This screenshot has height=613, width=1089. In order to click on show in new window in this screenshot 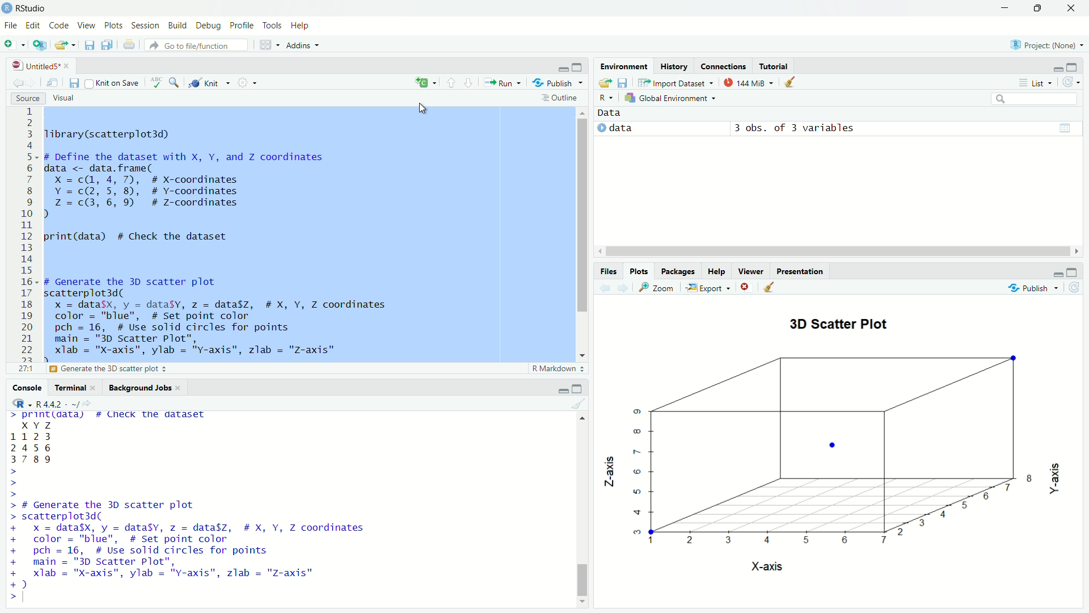, I will do `click(52, 83)`.